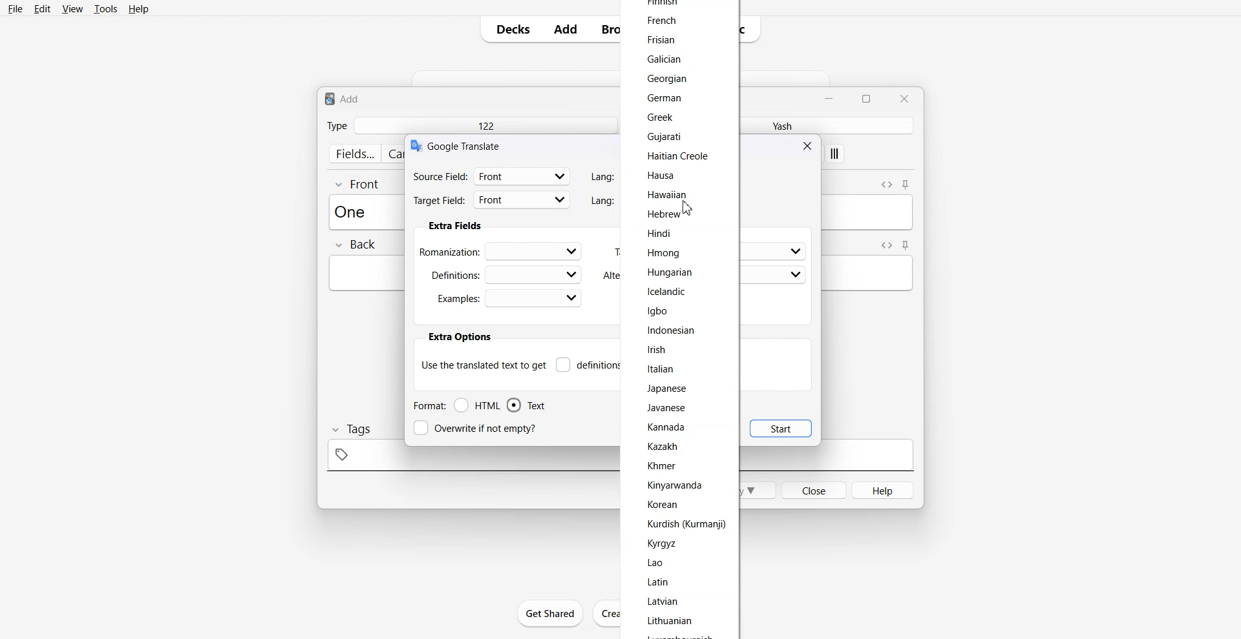 The height and width of the screenshot is (639, 1241). Describe the element at coordinates (354, 154) in the screenshot. I see `fields ` at that location.